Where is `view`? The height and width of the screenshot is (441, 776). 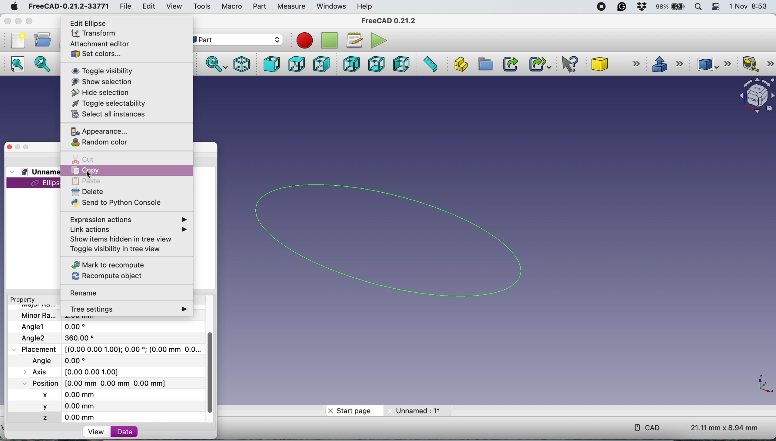
view is located at coordinates (99, 432).